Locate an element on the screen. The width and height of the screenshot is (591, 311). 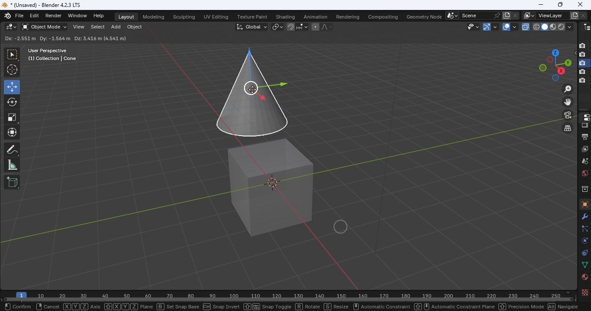
Particles is located at coordinates (584, 228).